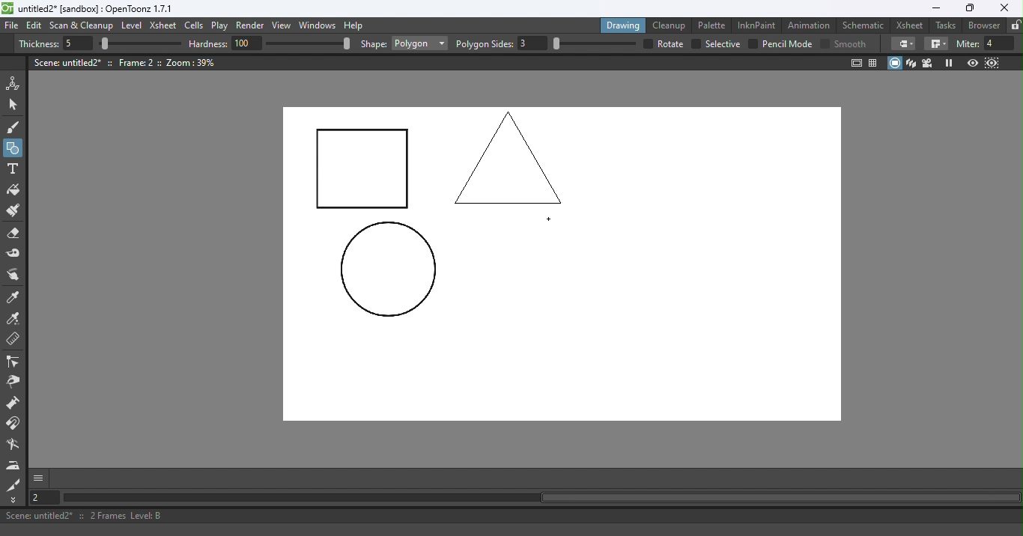  What do you see at coordinates (949, 63) in the screenshot?
I see `Freeze` at bounding box center [949, 63].